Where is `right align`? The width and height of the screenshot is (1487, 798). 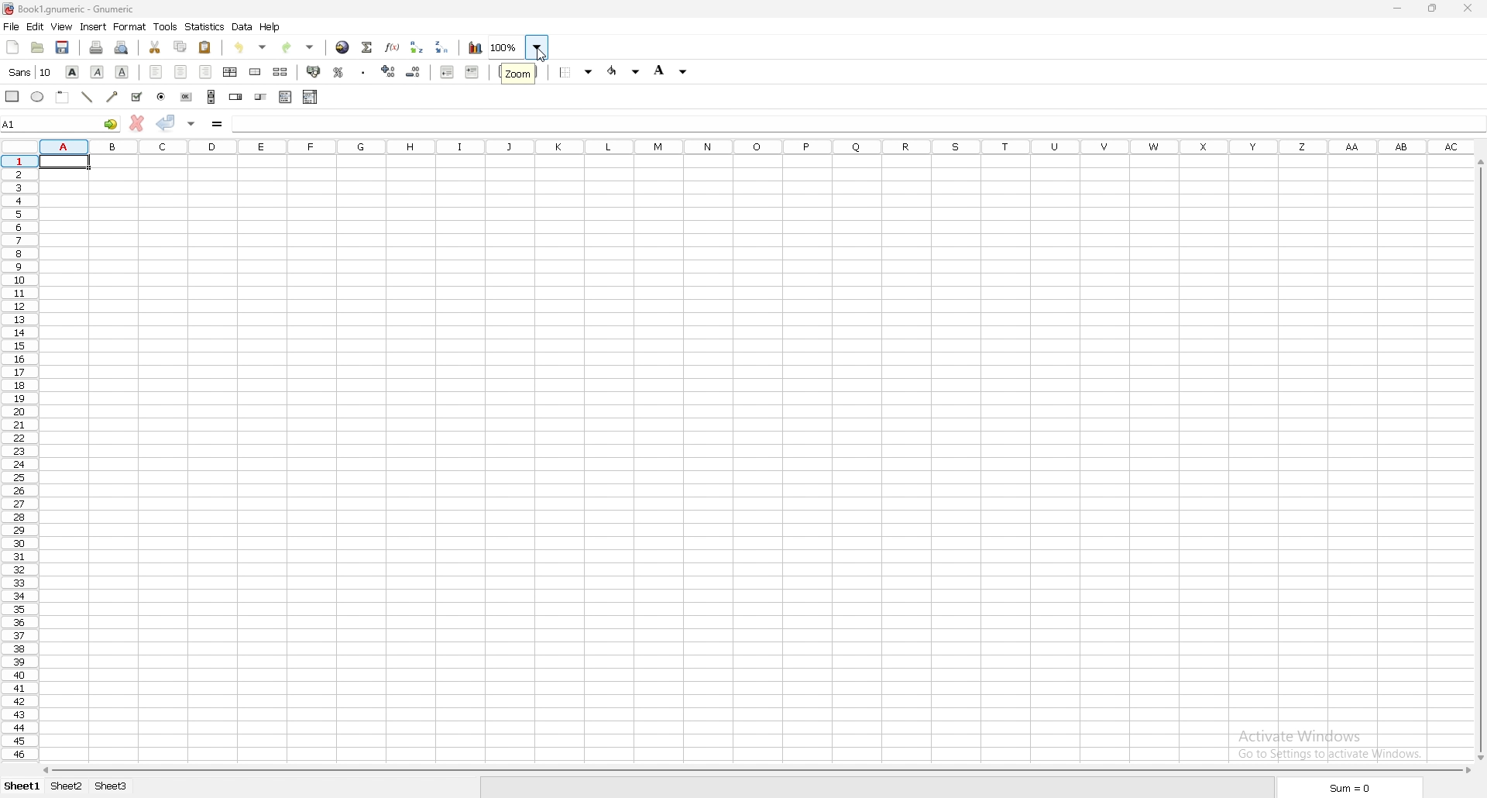 right align is located at coordinates (205, 71).